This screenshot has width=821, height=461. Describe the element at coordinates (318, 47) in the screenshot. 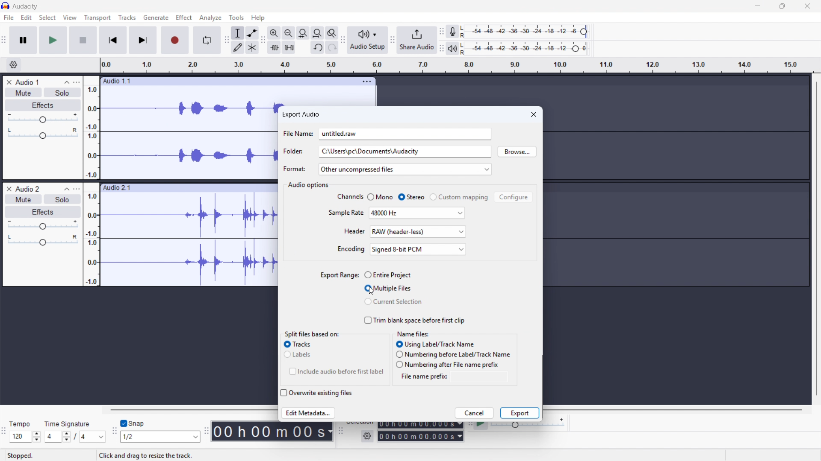

I see `Undo ` at that location.